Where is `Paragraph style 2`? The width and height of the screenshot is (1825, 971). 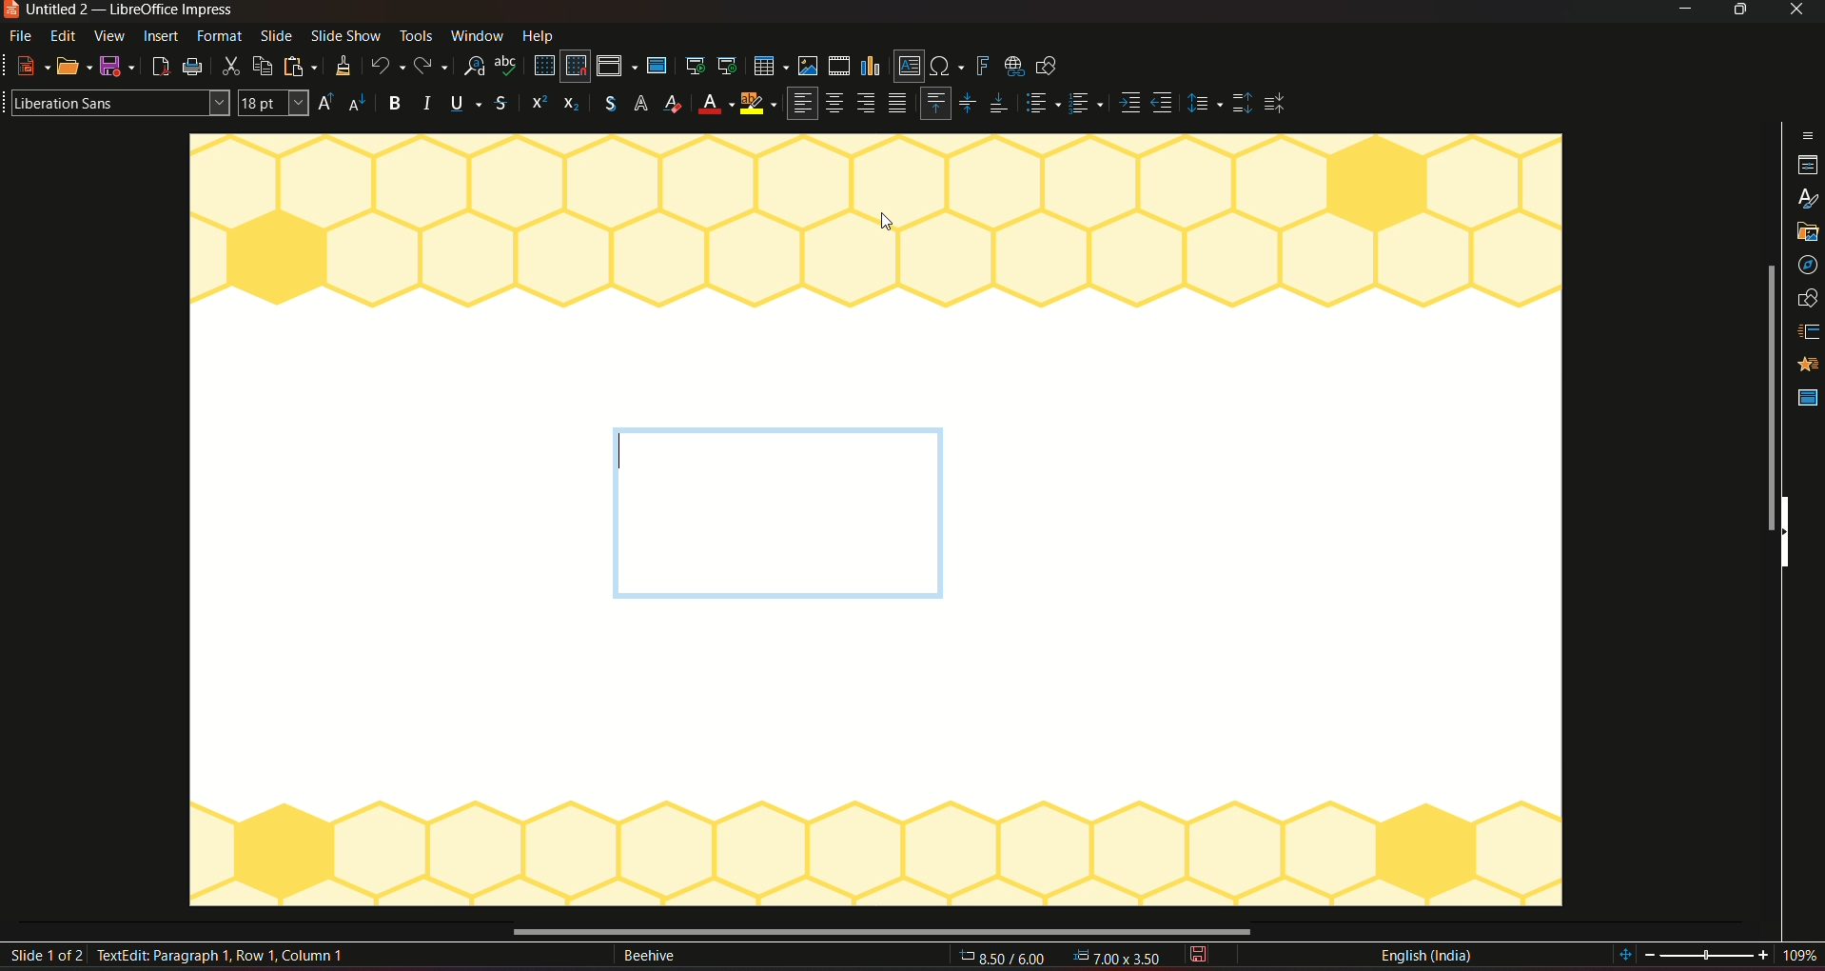 Paragraph style 2 is located at coordinates (1089, 105).